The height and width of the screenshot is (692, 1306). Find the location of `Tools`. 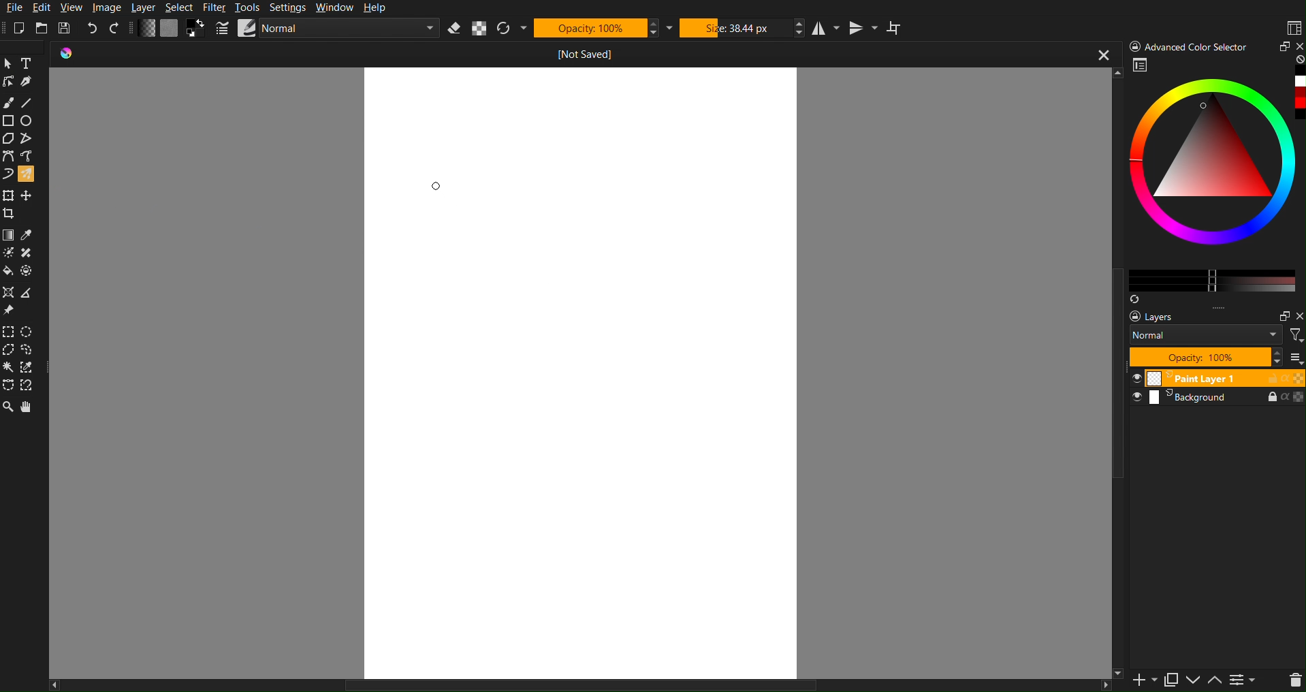

Tools is located at coordinates (249, 8).